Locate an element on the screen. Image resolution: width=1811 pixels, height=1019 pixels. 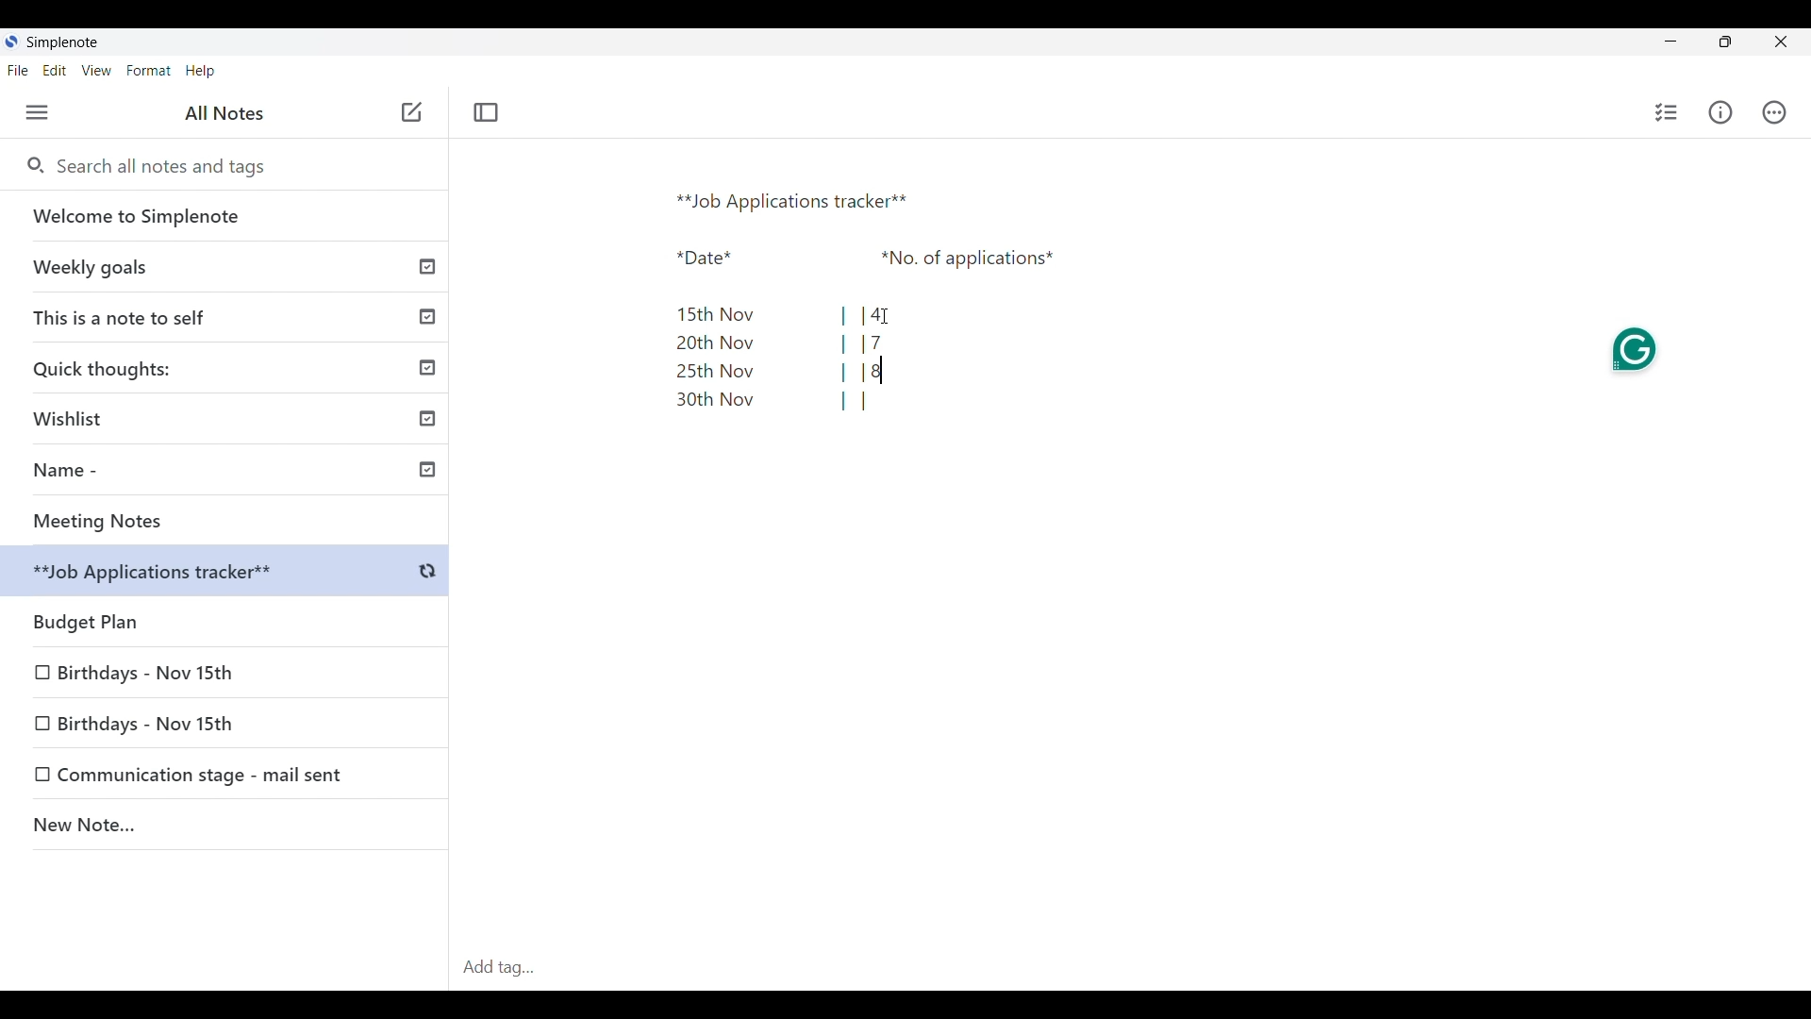
Cursor is located at coordinates (890, 316).